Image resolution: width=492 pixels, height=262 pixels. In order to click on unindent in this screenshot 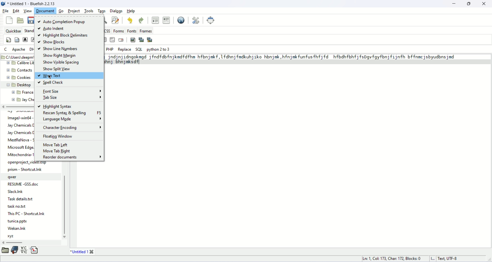, I will do `click(155, 20)`.